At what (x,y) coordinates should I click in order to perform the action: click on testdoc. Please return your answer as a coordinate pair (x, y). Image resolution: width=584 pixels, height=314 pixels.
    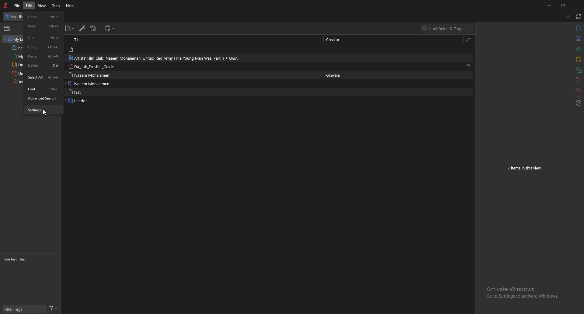
    Looking at the image, I should click on (90, 101).